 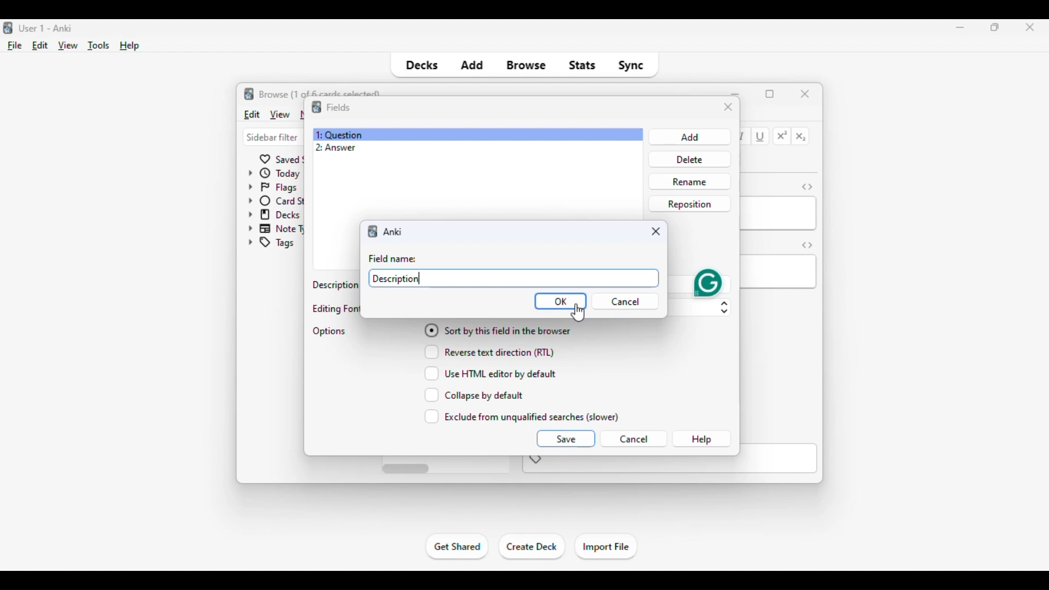 I want to click on toggle HTML editor, so click(x=807, y=186).